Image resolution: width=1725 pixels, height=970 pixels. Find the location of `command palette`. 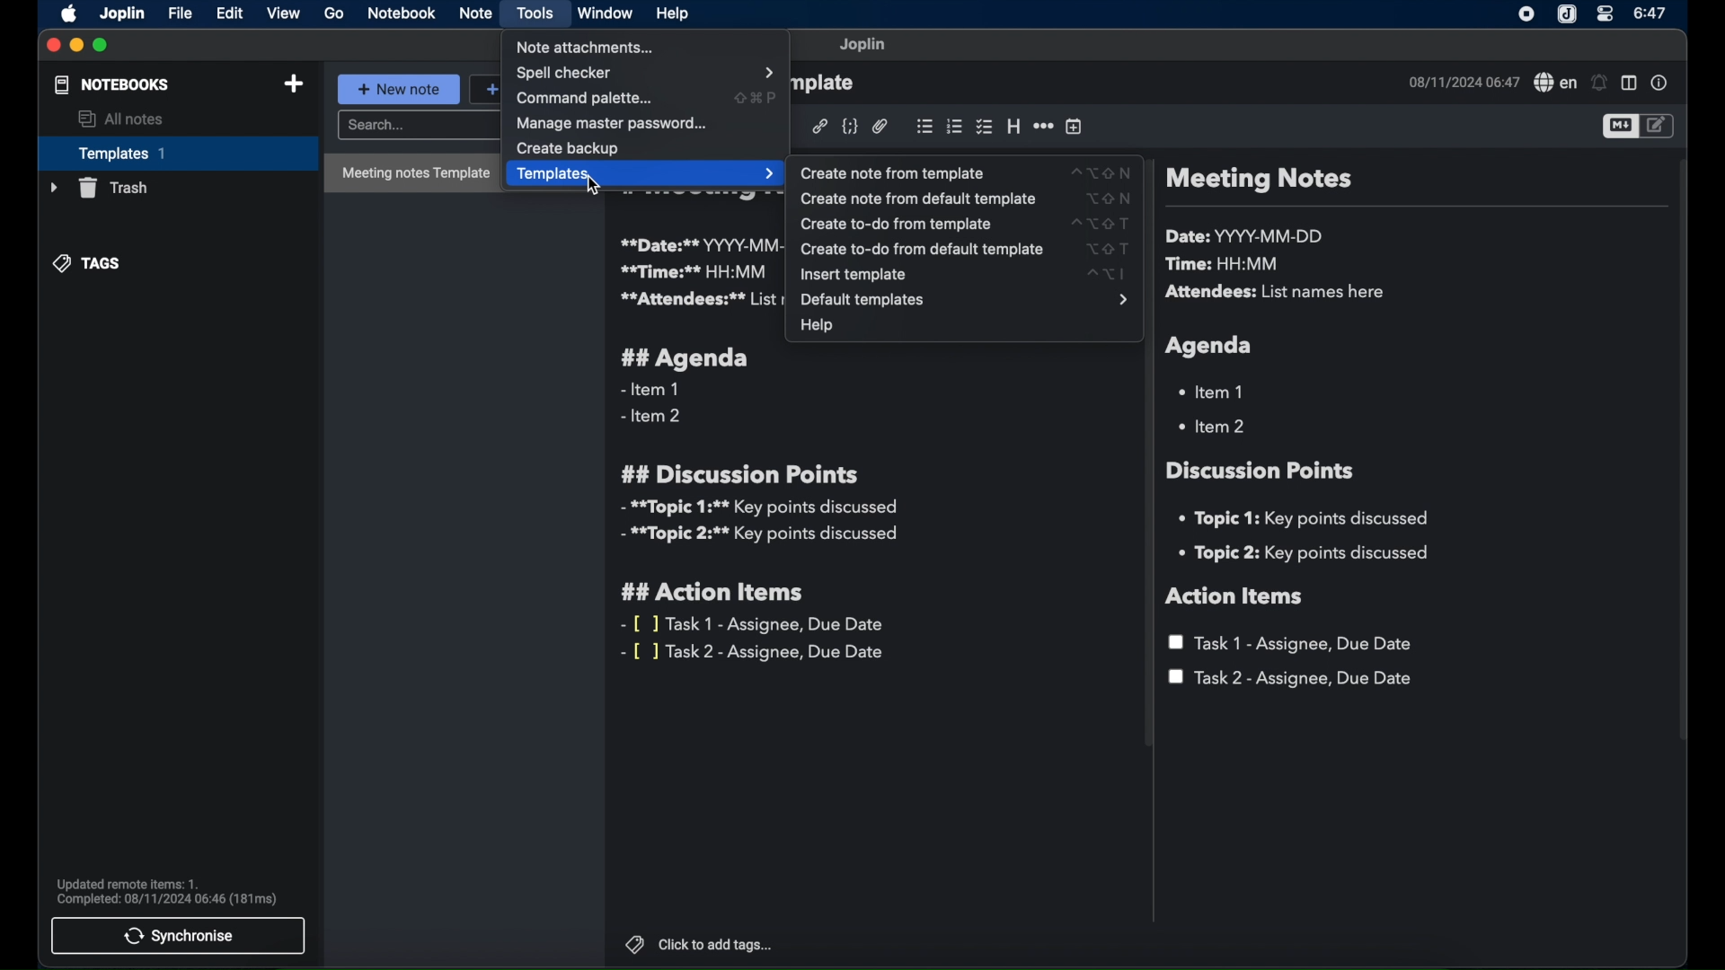

command palette is located at coordinates (646, 99).